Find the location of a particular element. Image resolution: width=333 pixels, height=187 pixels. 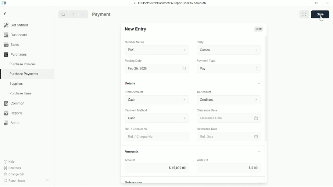

‘Reference Date is located at coordinates (208, 129).